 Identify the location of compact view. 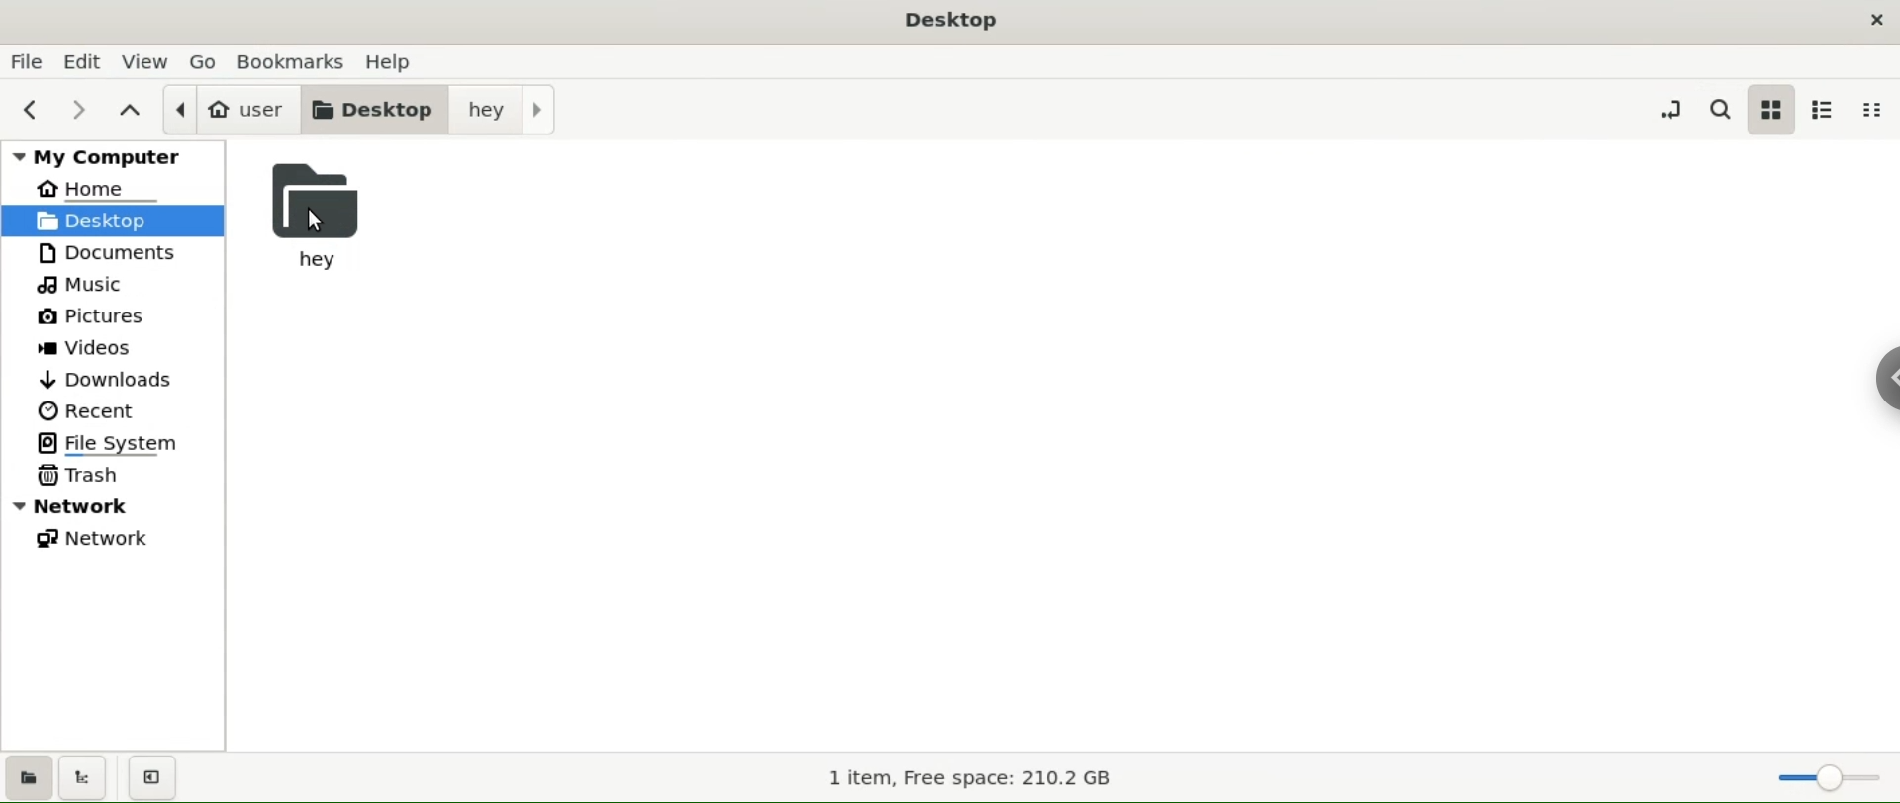
(1870, 113).